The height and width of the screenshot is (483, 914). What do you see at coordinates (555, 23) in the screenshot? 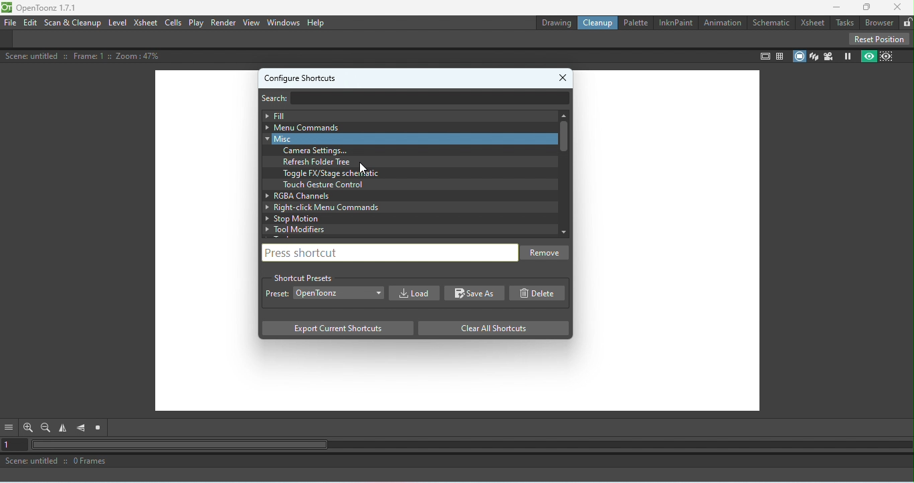
I see `Drawing` at bounding box center [555, 23].